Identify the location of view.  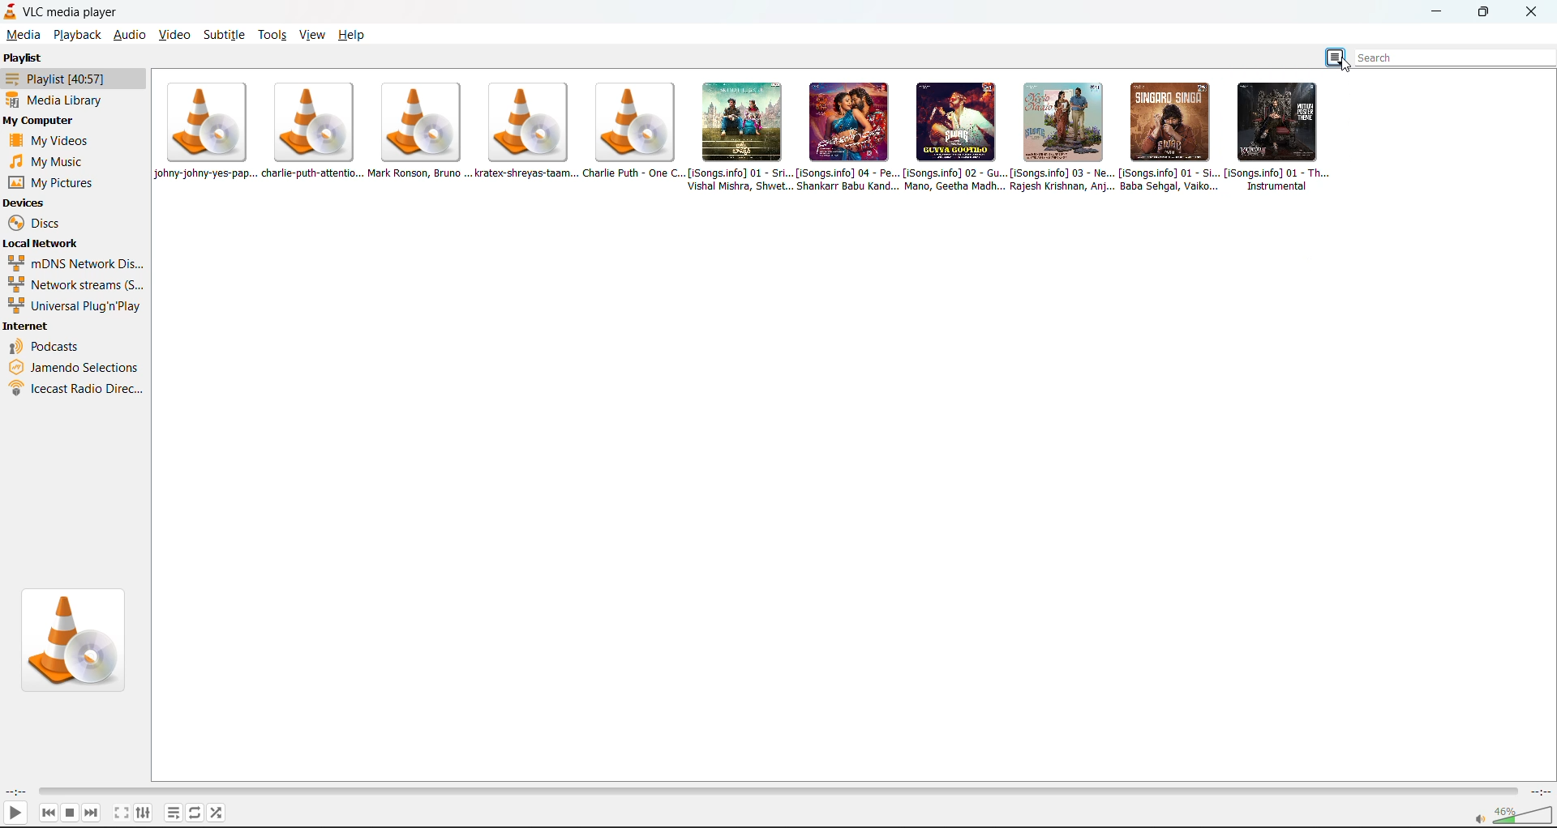
(314, 35).